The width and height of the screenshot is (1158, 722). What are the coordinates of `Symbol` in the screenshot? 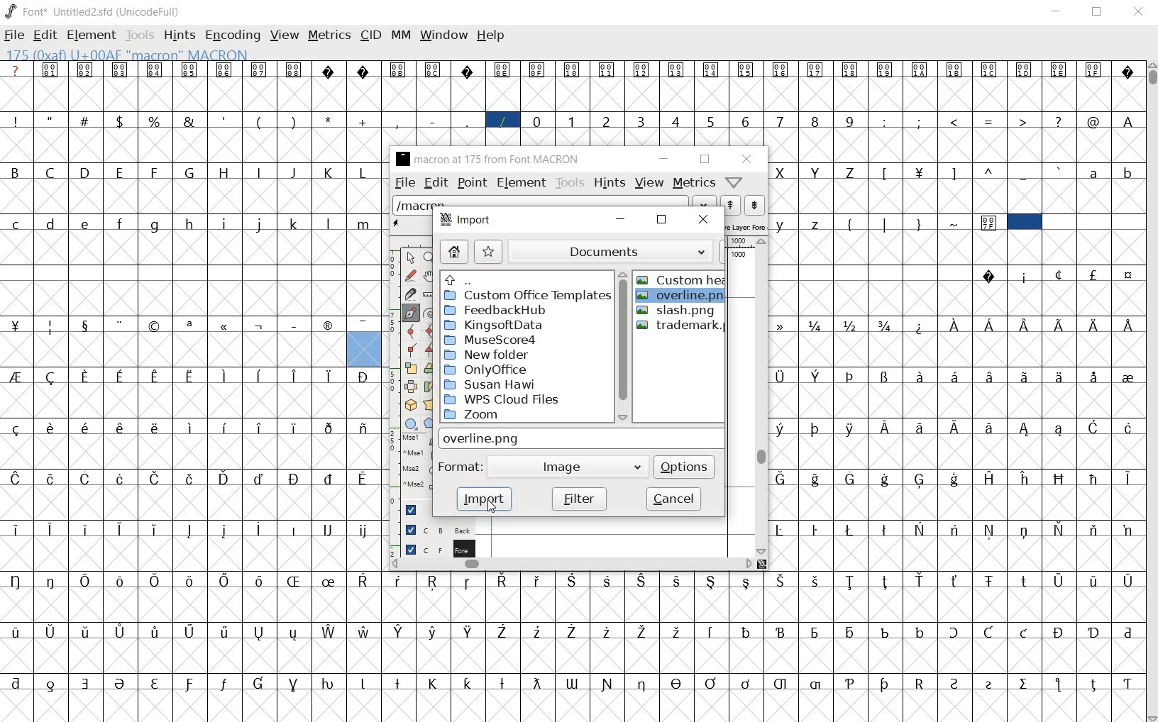 It's located at (921, 377).